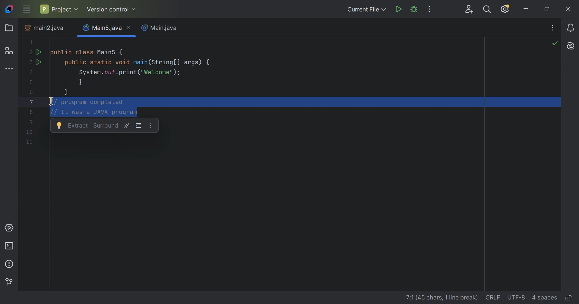  Describe the element at coordinates (545, 297) in the screenshot. I see `4 spaces(Indent)` at that location.